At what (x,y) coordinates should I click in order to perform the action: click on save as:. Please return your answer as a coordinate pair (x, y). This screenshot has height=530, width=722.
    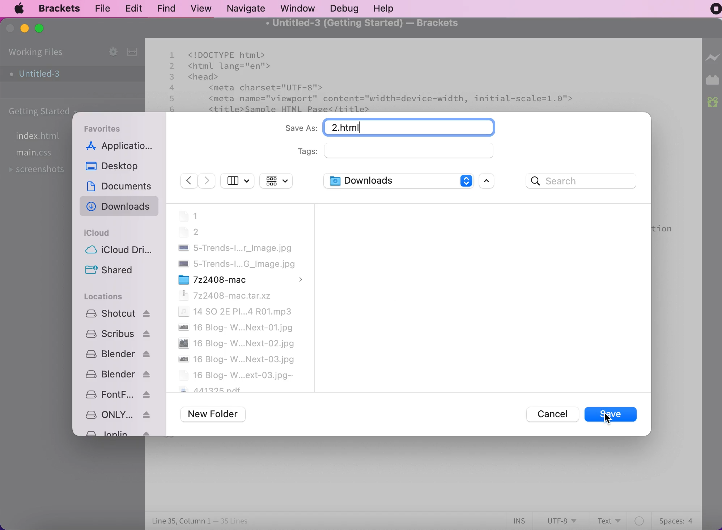
    Looking at the image, I should click on (298, 130).